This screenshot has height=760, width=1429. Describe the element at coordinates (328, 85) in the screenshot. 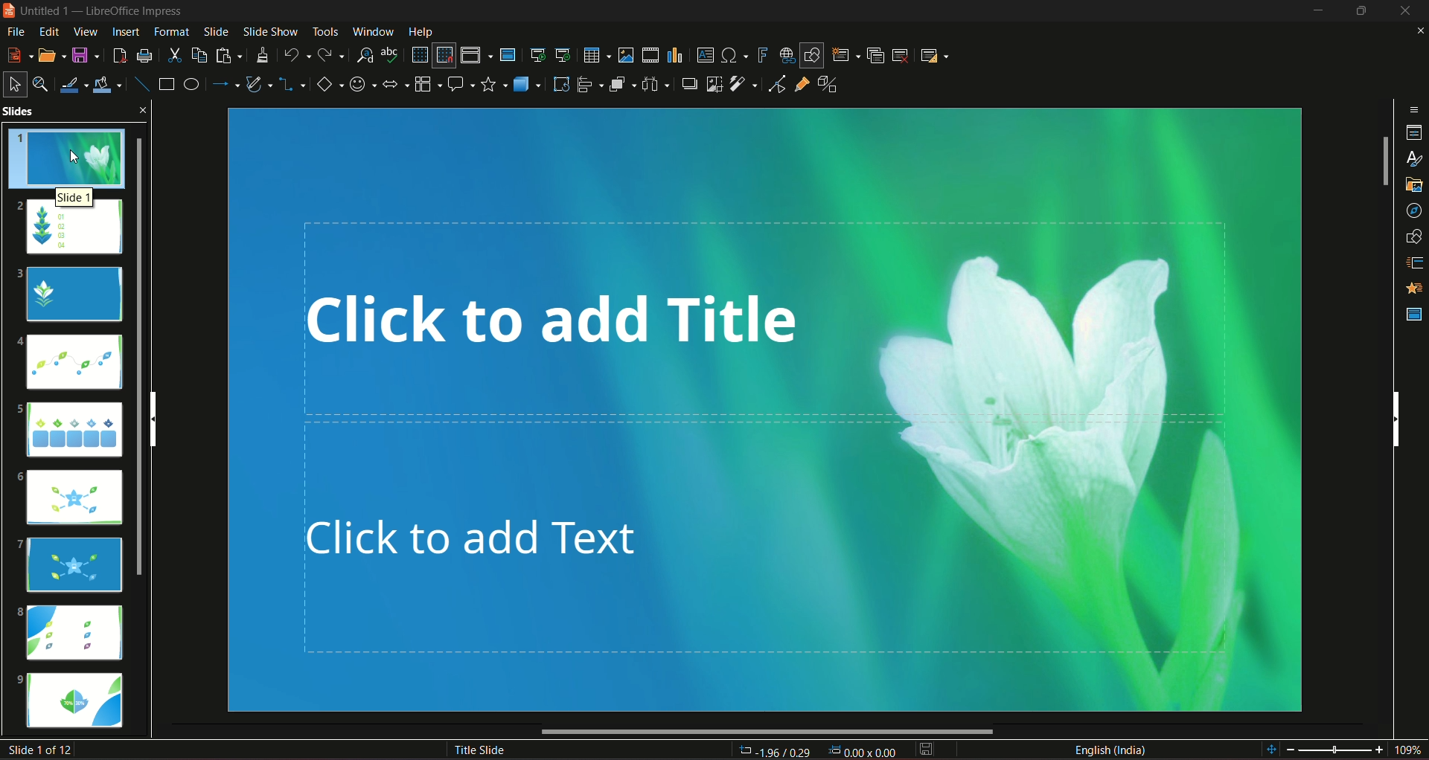

I see `basic shapes` at that location.